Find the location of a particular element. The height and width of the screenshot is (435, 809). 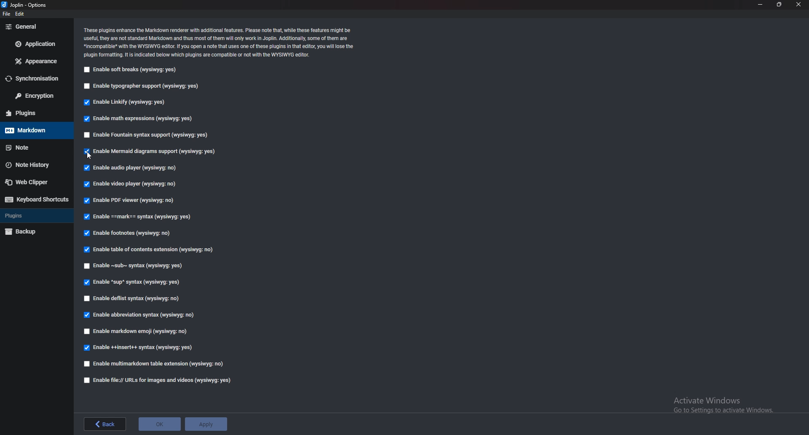

enable soft breaks is located at coordinates (133, 70).